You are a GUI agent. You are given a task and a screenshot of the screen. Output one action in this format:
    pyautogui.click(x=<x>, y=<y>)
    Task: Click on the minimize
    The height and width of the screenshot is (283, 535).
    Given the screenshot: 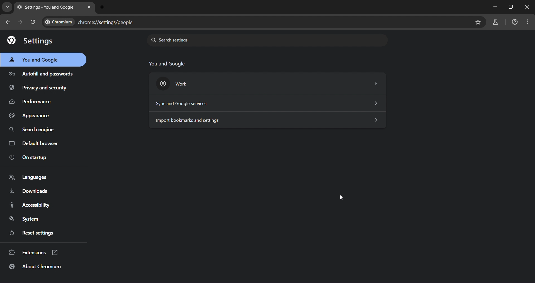 What is the action you would take?
    pyautogui.click(x=490, y=8)
    